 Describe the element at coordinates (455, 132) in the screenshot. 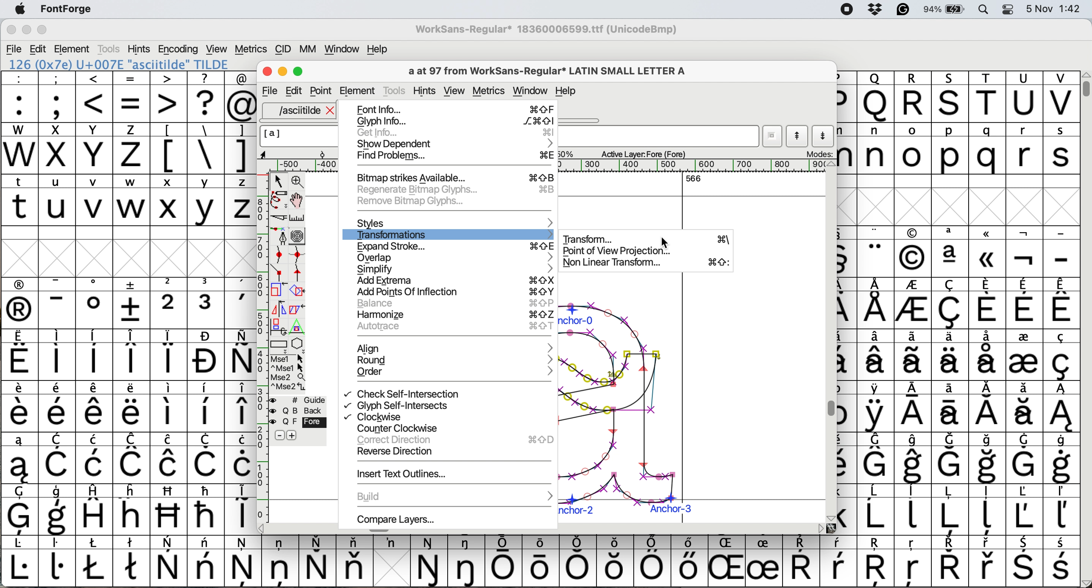

I see `get info` at that location.